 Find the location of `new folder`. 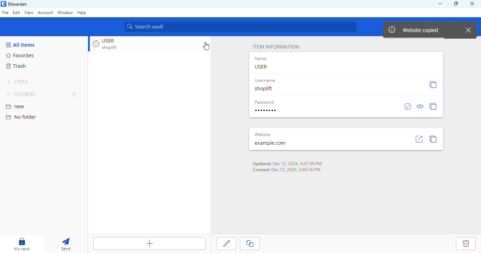

new folder is located at coordinates (74, 94).